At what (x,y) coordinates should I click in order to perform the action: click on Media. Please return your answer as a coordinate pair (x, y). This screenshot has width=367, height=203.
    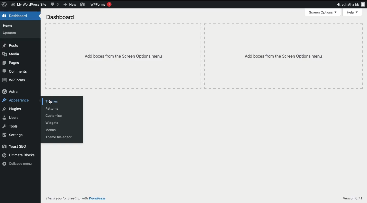
    Looking at the image, I should click on (11, 54).